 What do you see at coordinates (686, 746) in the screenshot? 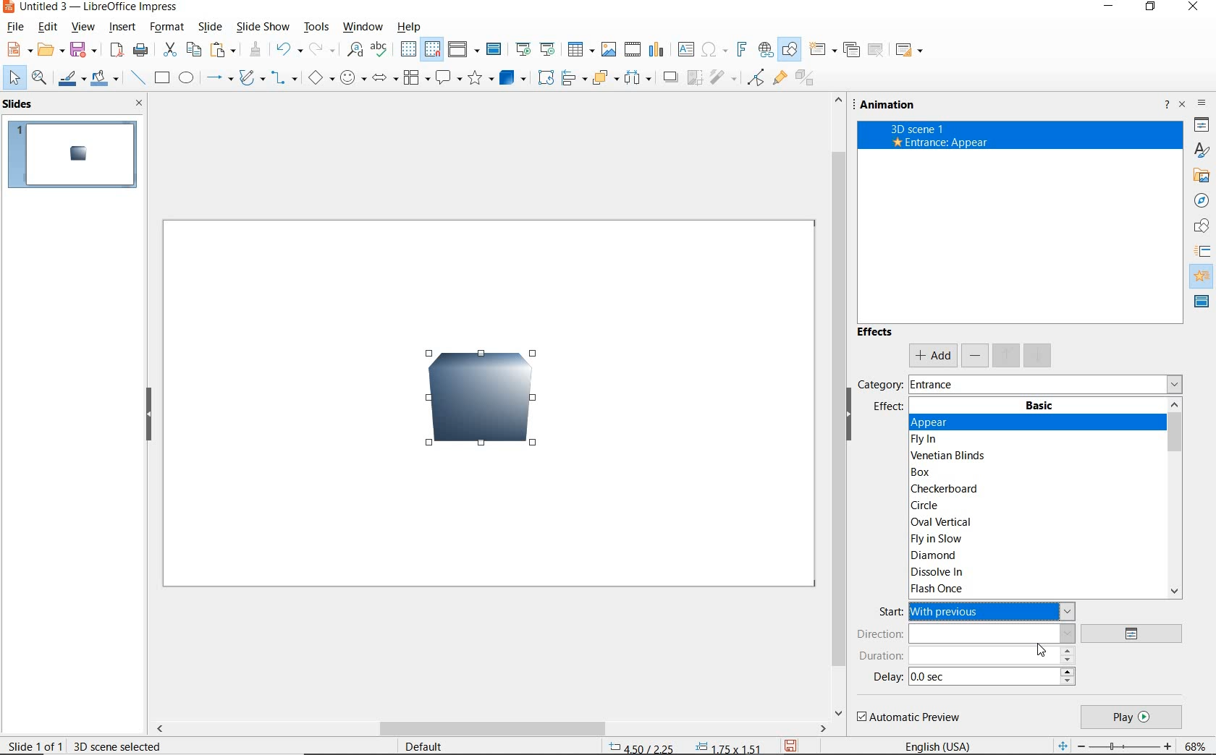
I see `position & size` at bounding box center [686, 746].